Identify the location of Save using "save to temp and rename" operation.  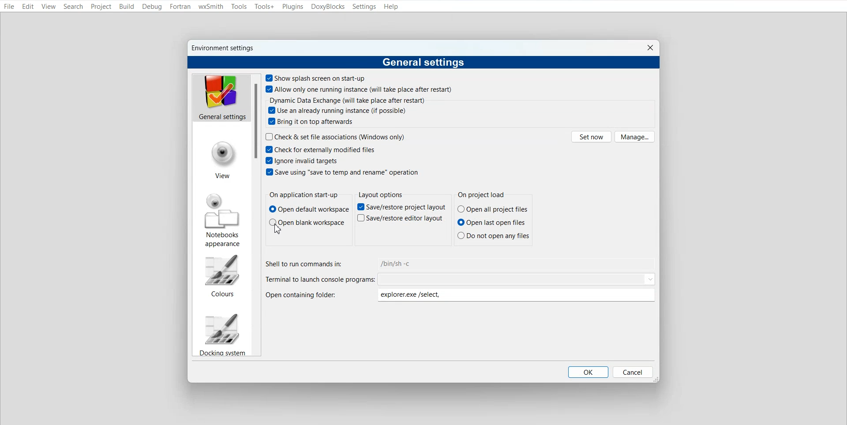
(342, 171).